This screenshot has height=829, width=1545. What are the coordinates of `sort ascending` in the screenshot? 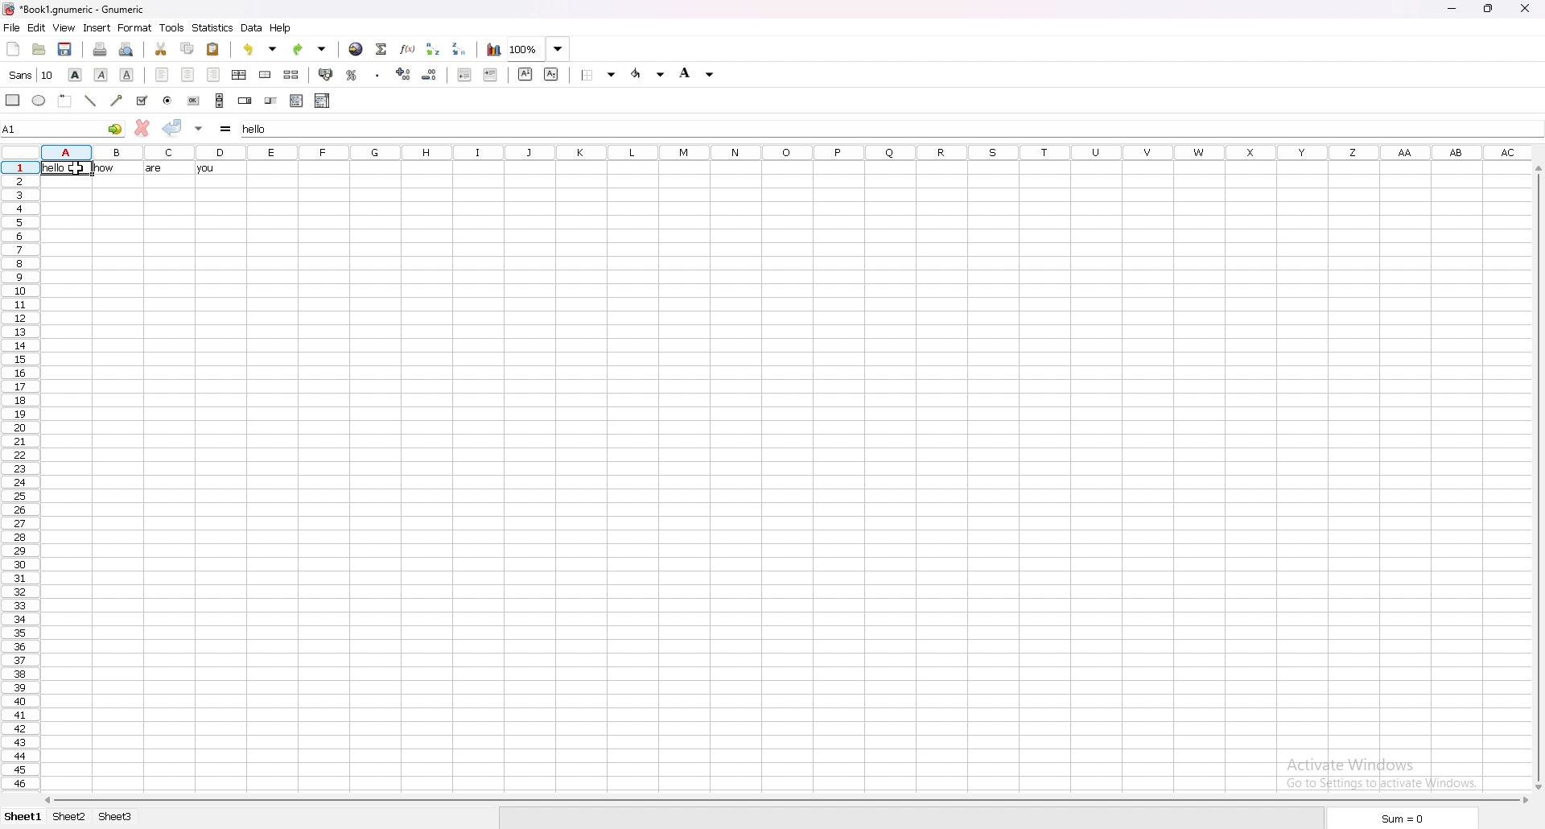 It's located at (435, 47).